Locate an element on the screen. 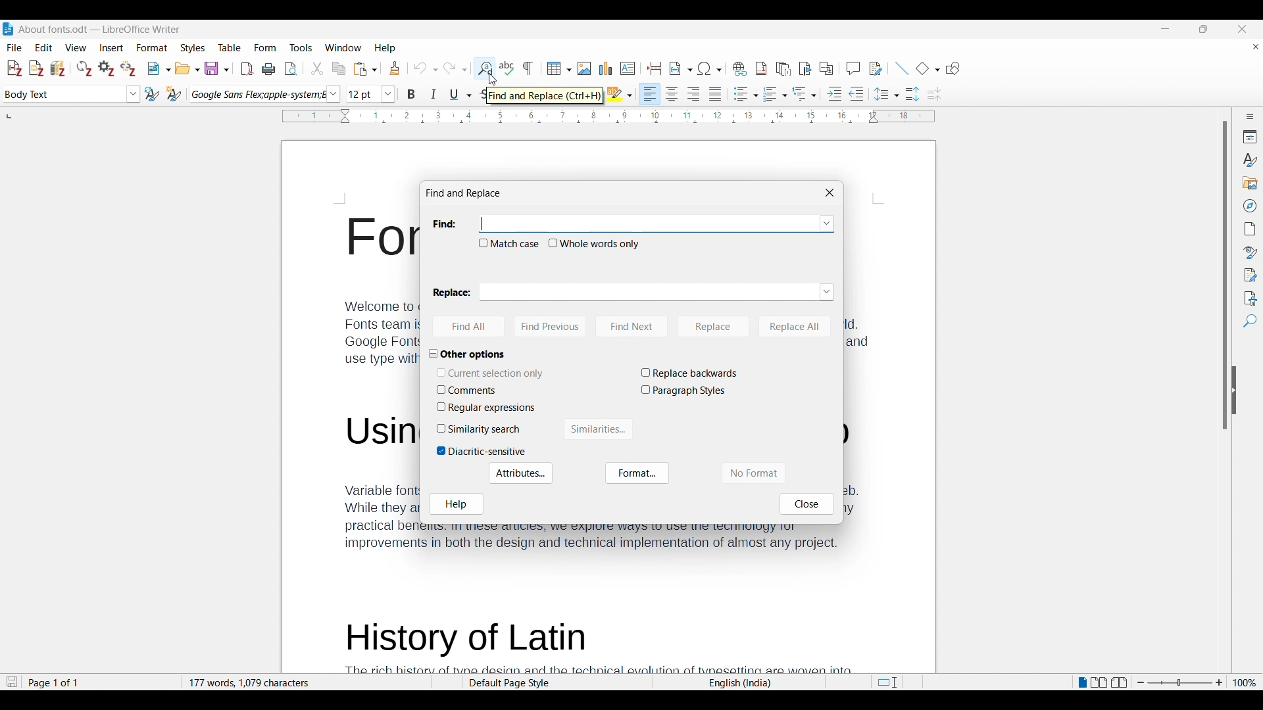 This screenshot has height=710, width=1263. Find Next is located at coordinates (631, 327).